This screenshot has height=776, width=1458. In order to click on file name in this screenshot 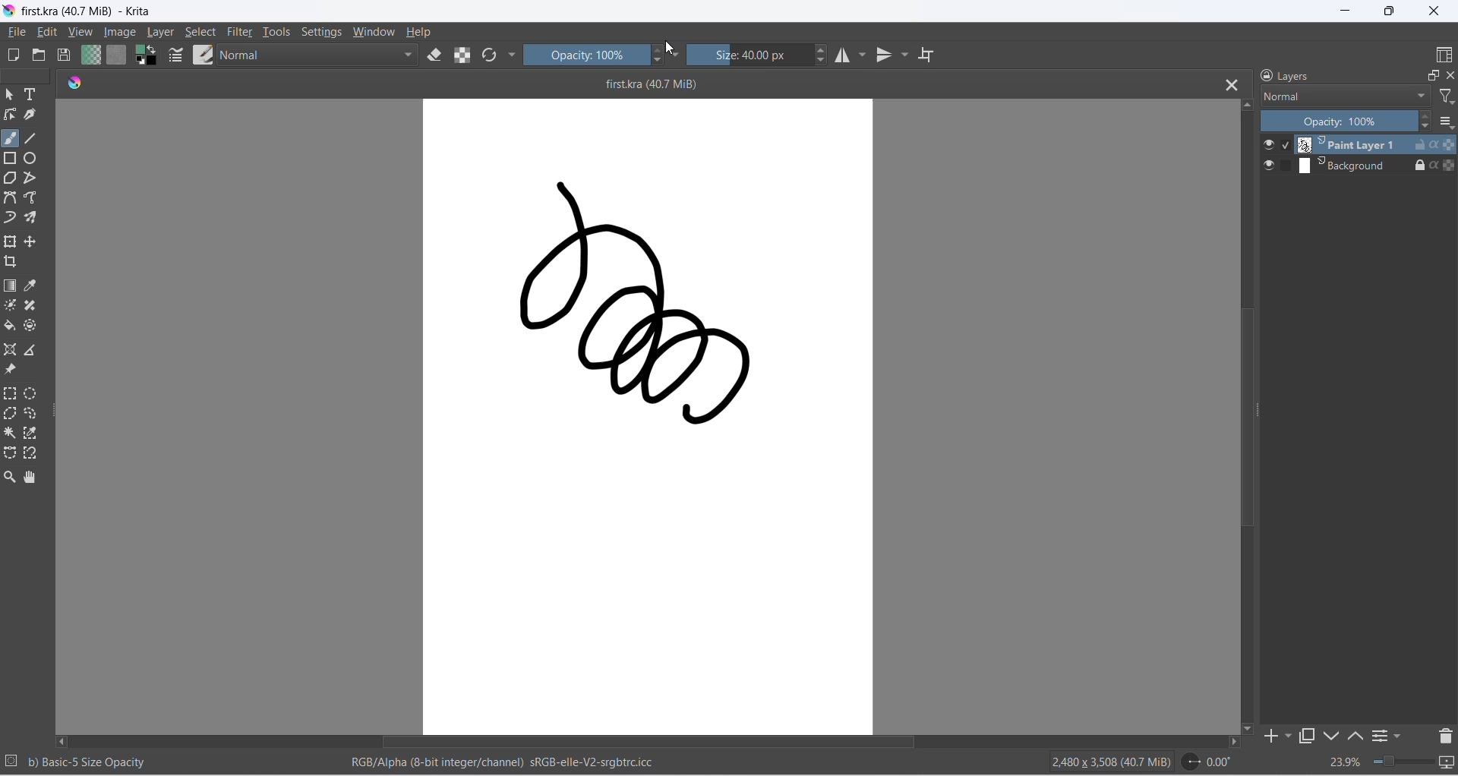, I will do `click(636, 84)`.